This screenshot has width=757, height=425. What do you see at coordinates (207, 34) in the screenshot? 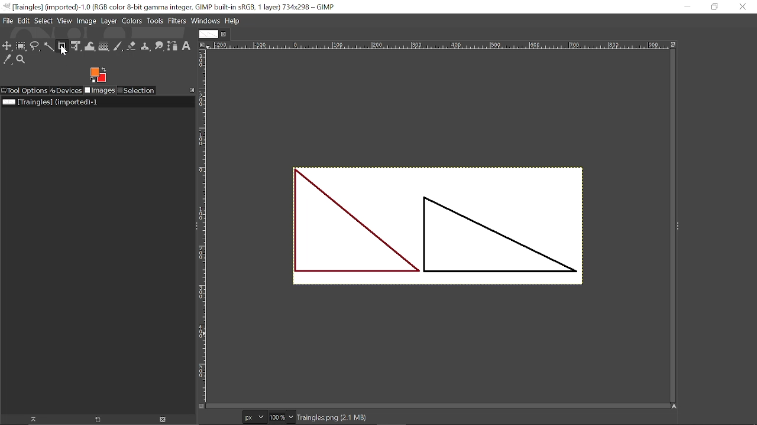
I see `Current tab` at bounding box center [207, 34].